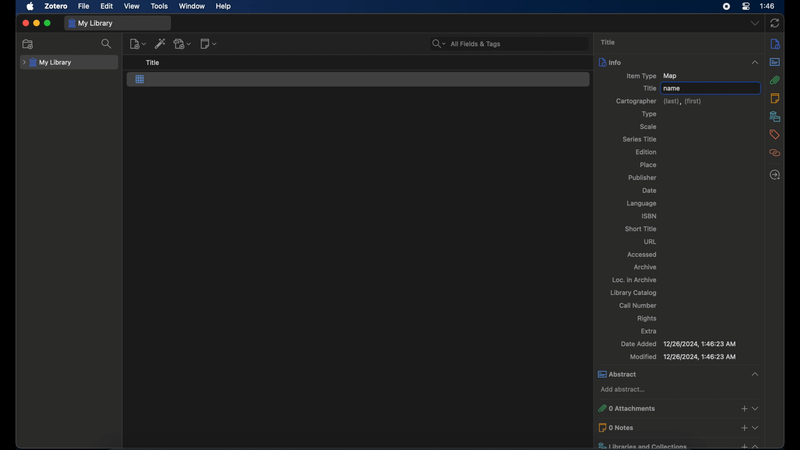  What do you see at coordinates (648, 127) in the screenshot?
I see `scale` at bounding box center [648, 127].